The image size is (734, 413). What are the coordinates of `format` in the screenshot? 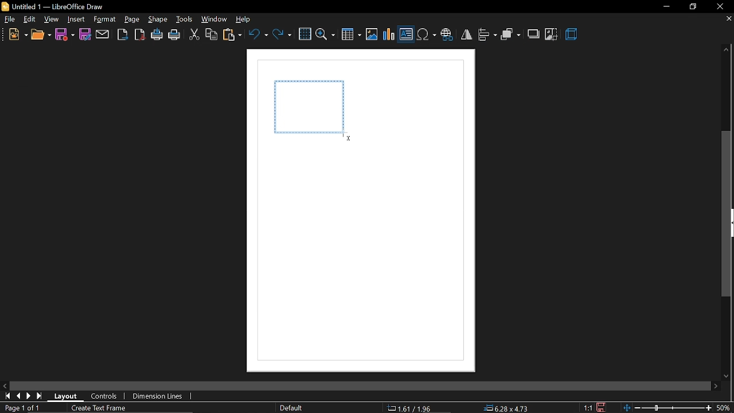 It's located at (104, 19).